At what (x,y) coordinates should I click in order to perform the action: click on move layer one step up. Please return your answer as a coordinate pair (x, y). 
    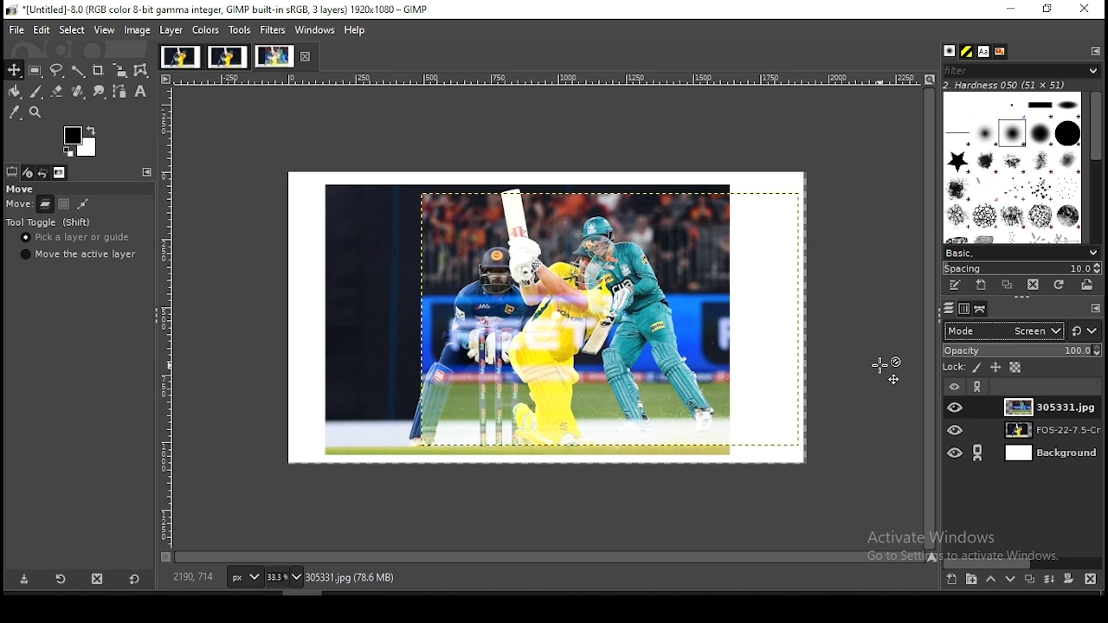
    Looking at the image, I should click on (992, 579).